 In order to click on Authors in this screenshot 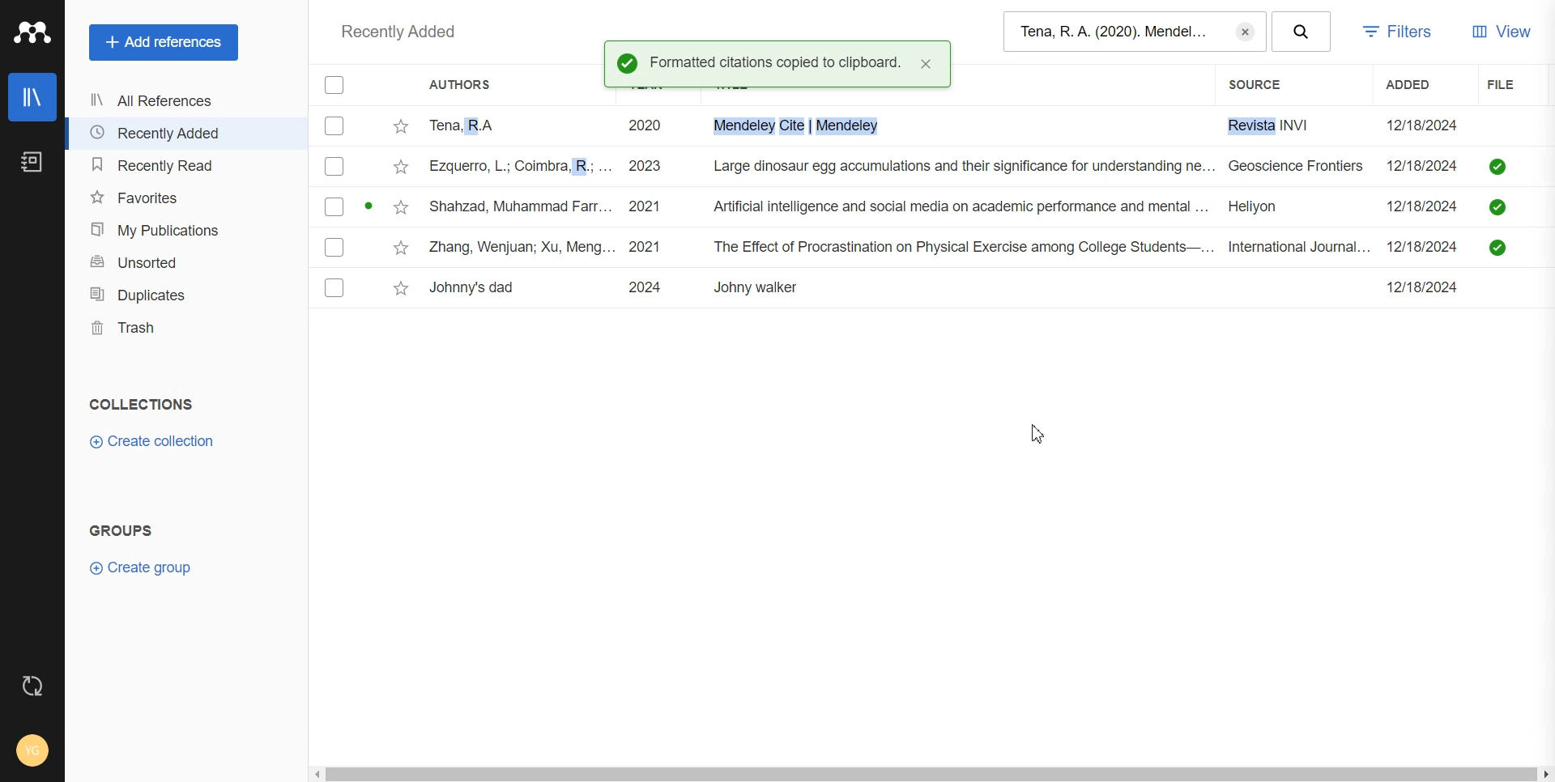, I will do `click(458, 84)`.